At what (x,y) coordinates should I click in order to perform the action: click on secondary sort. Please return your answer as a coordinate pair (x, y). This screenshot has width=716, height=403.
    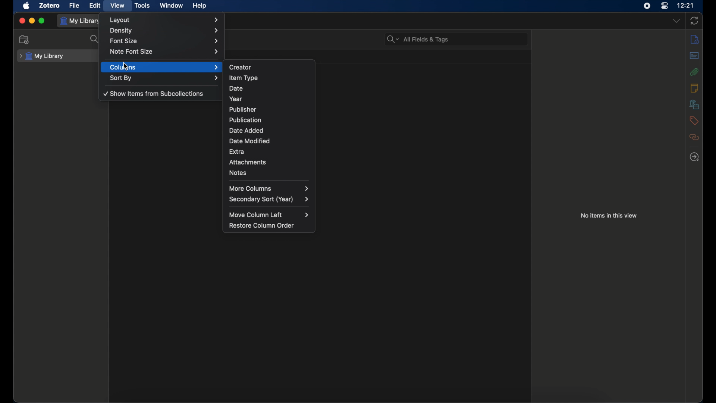
    Looking at the image, I should click on (269, 199).